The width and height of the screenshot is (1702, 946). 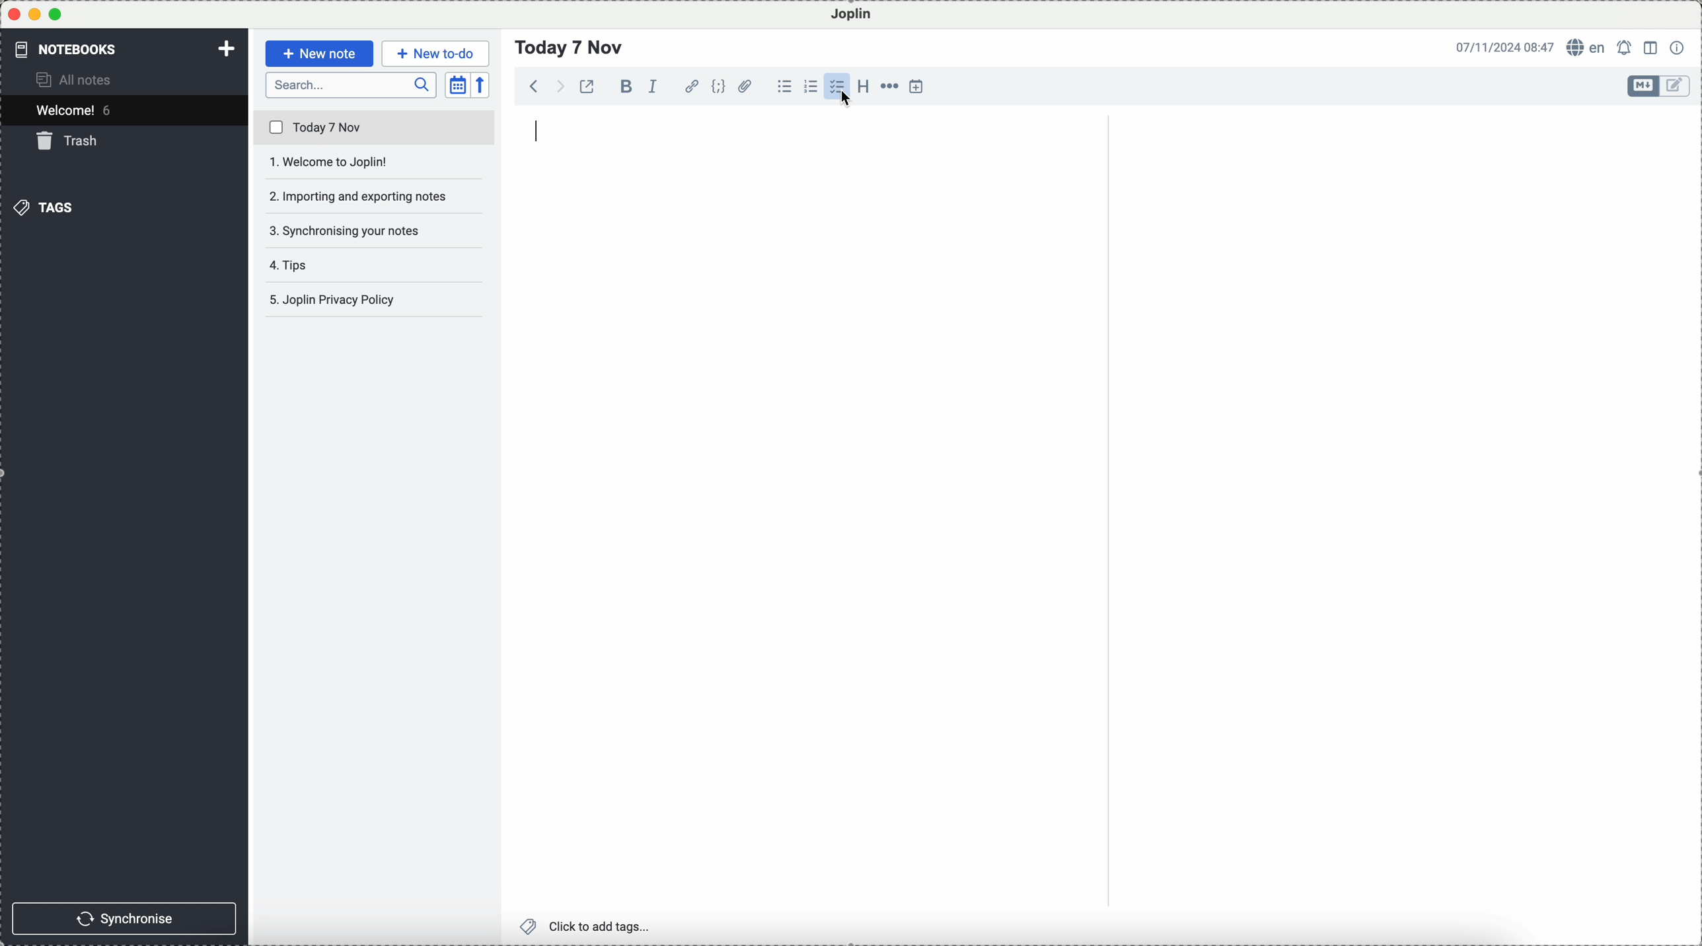 What do you see at coordinates (14, 15) in the screenshot?
I see `close` at bounding box center [14, 15].